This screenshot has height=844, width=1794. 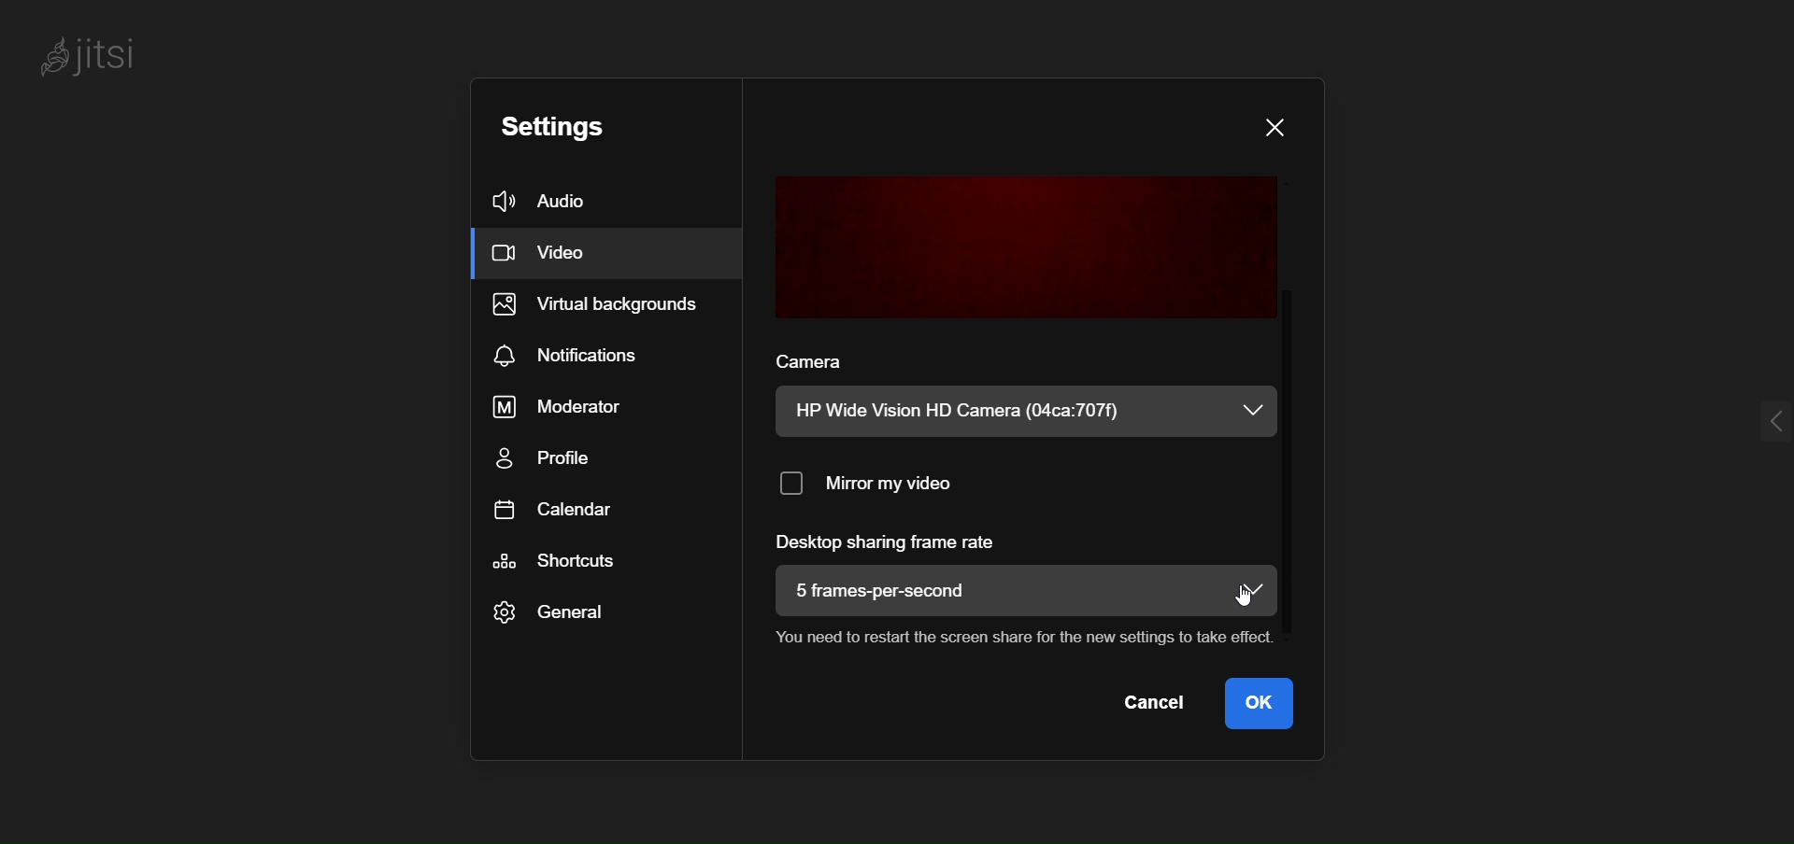 I want to click on cursor, so click(x=1247, y=605).